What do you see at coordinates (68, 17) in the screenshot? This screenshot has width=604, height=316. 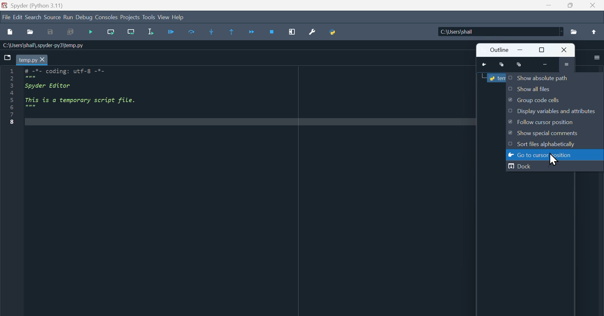 I see `Run` at bounding box center [68, 17].